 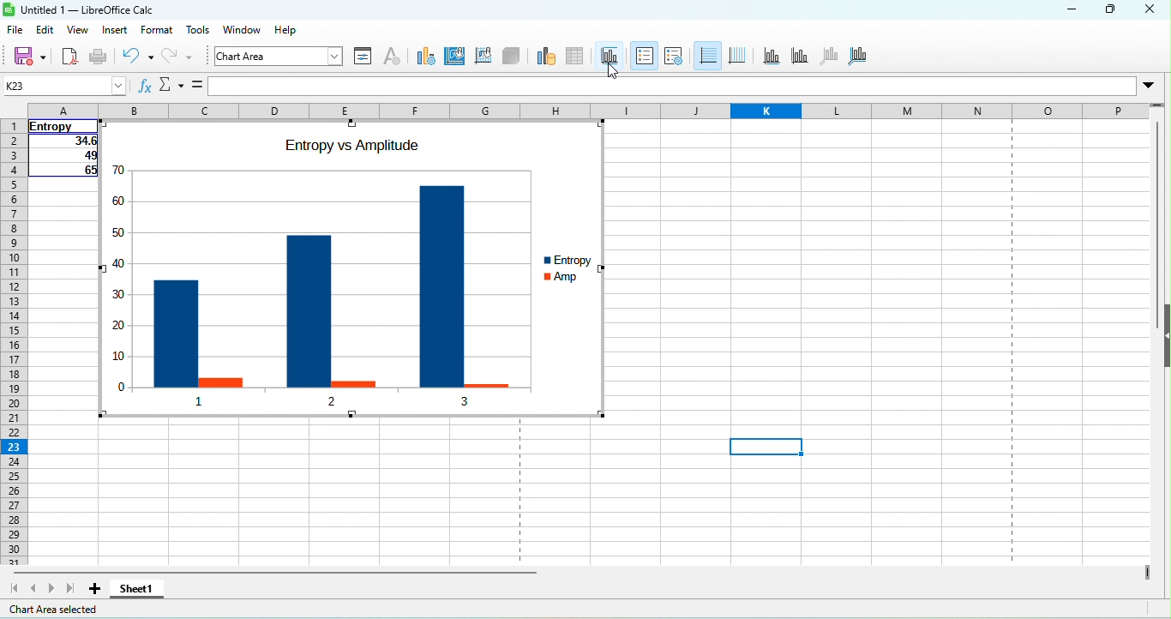 What do you see at coordinates (82, 11) in the screenshot?
I see `untitled 1- libre office cala` at bounding box center [82, 11].